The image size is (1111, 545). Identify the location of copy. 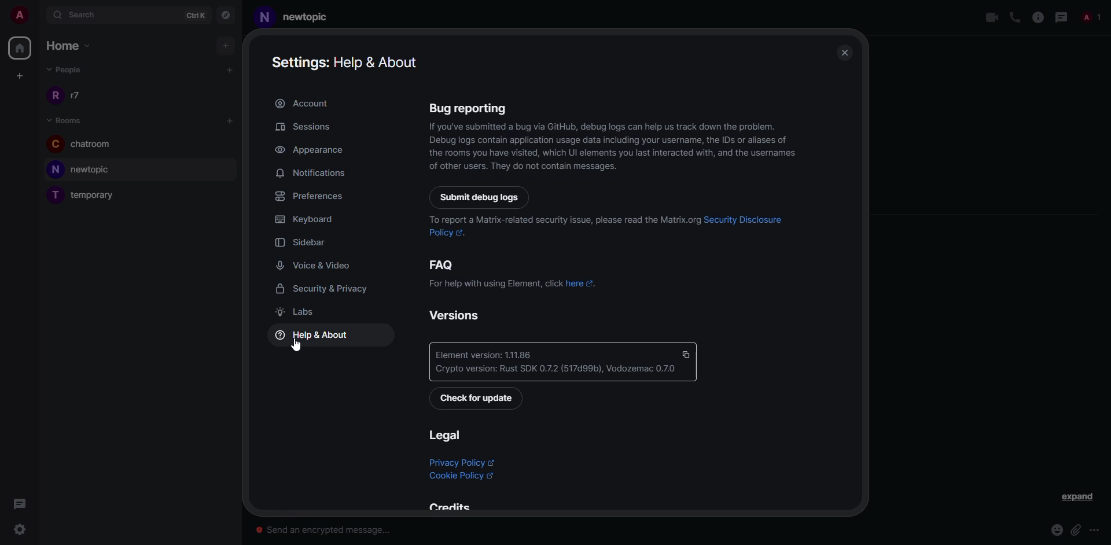
(687, 355).